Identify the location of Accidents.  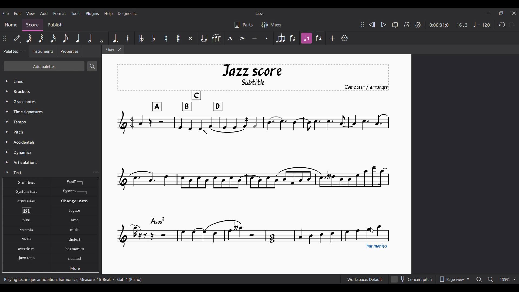
(25, 142).